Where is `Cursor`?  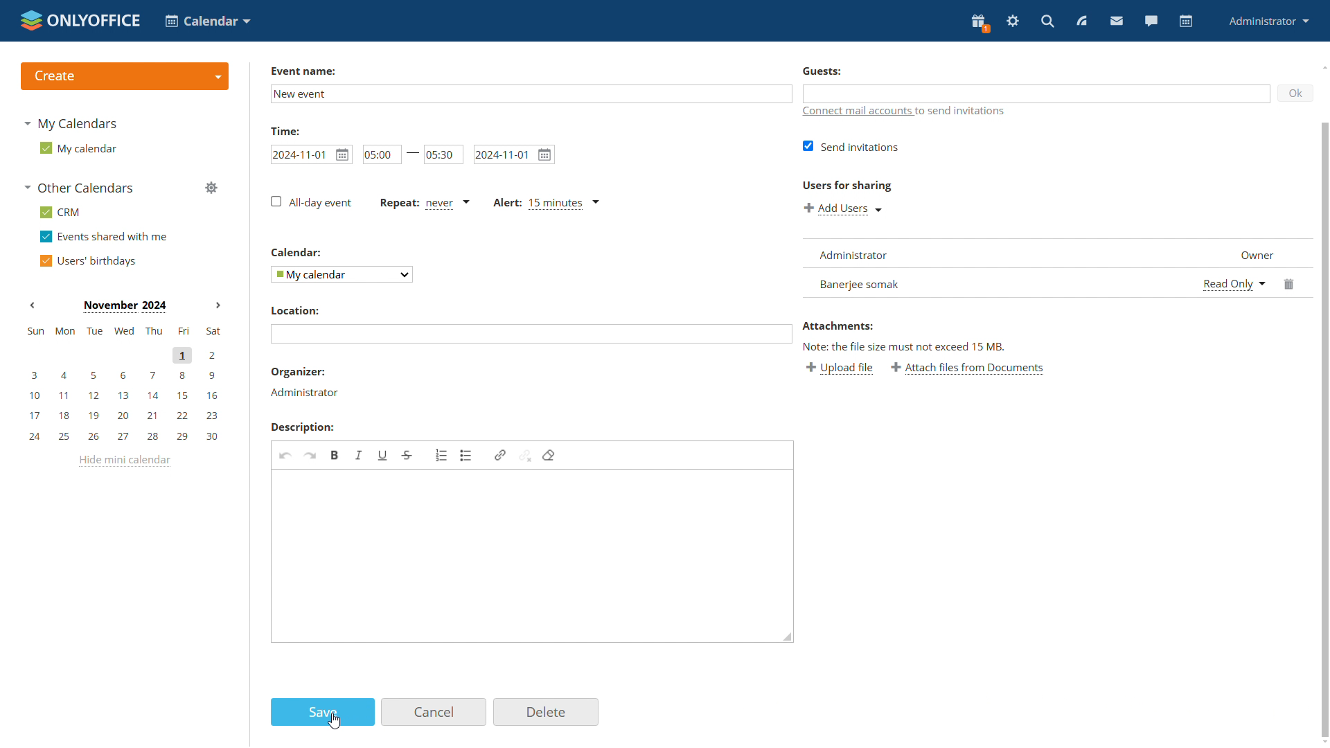
Cursor is located at coordinates (335, 722).